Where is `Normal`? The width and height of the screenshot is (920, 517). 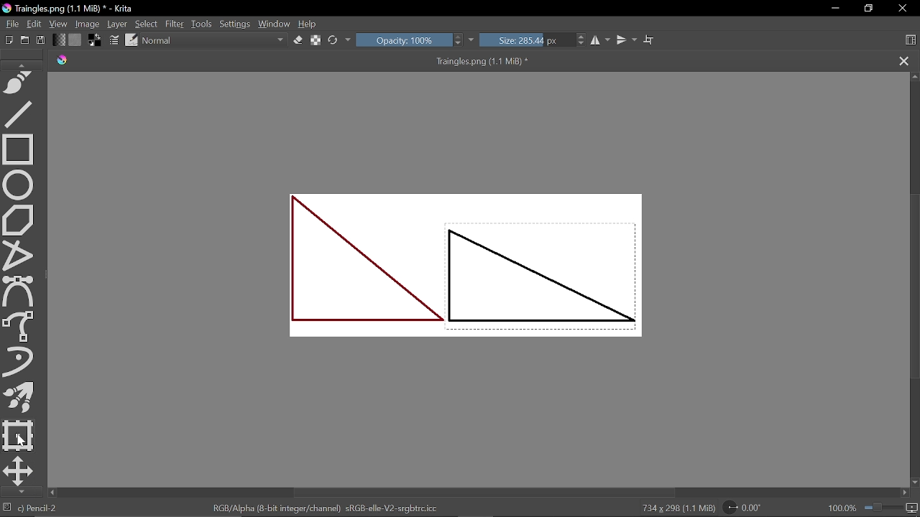
Normal is located at coordinates (215, 42).